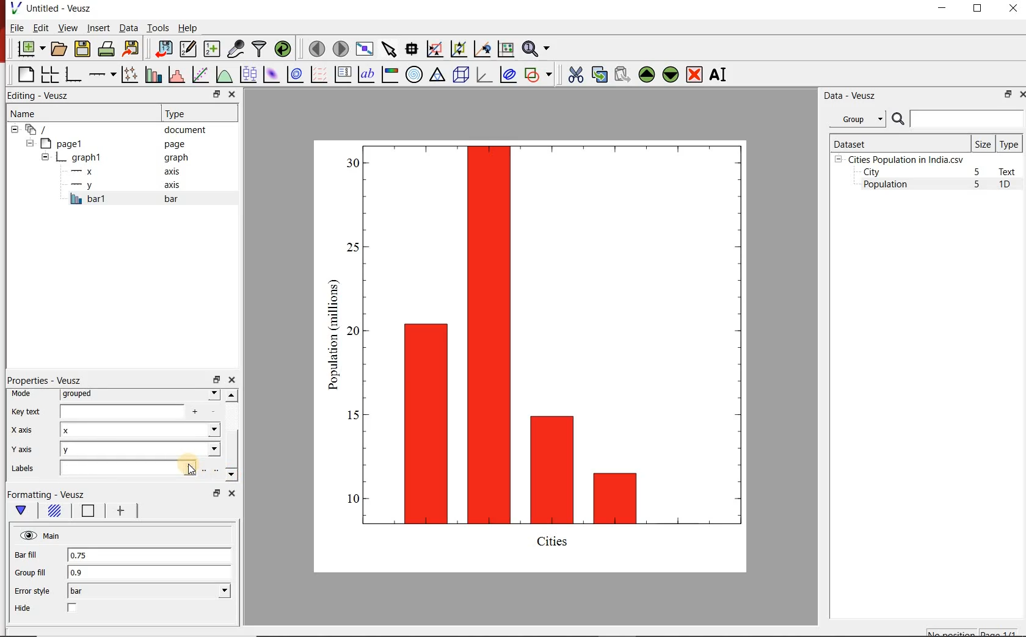 Image resolution: width=1026 pixels, height=637 pixels. I want to click on mode, so click(24, 394).